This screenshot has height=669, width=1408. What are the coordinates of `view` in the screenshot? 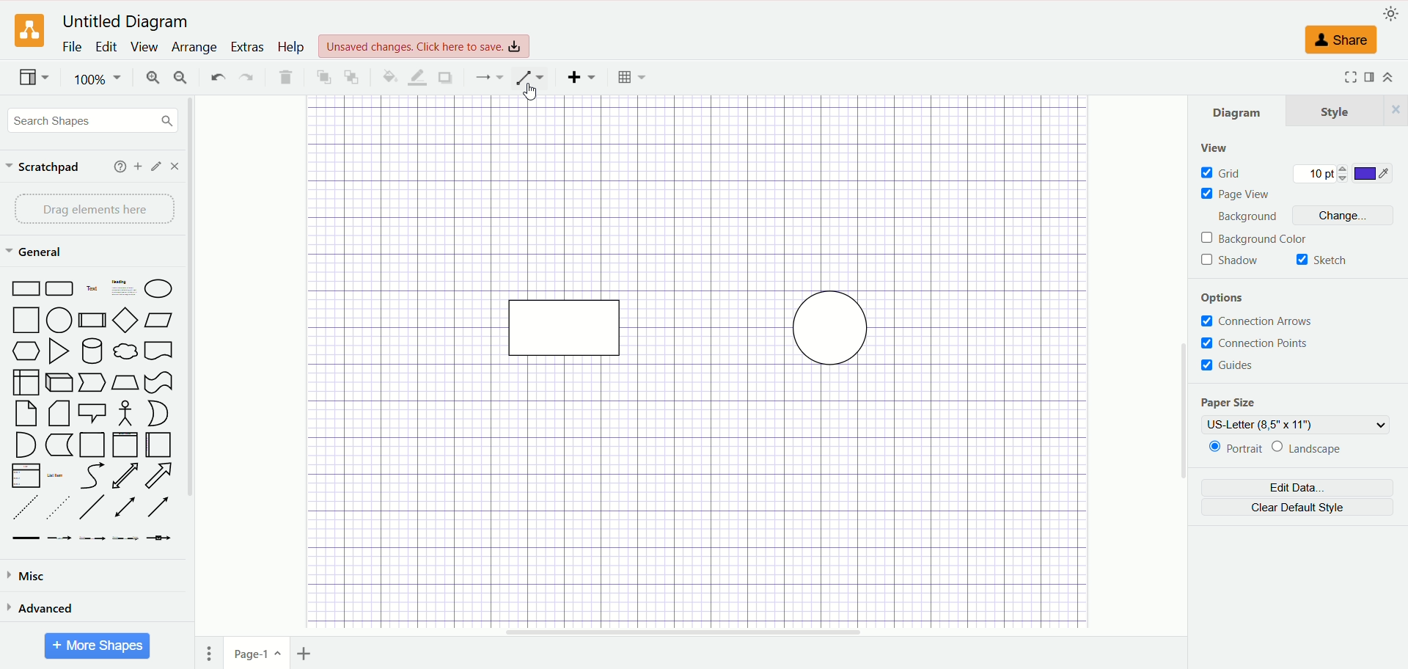 It's located at (145, 46).